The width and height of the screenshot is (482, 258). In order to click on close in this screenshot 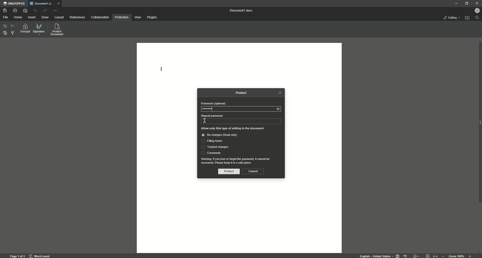, I will do `click(60, 5)`.